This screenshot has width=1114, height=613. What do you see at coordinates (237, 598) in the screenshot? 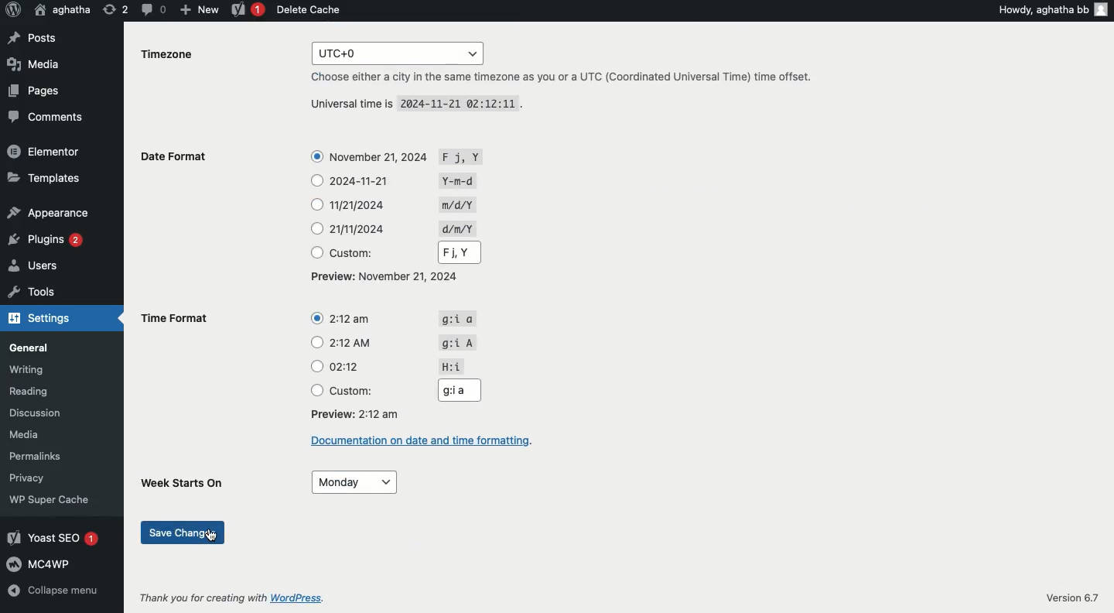
I see `Thank you for creating with WordPress.` at bounding box center [237, 598].